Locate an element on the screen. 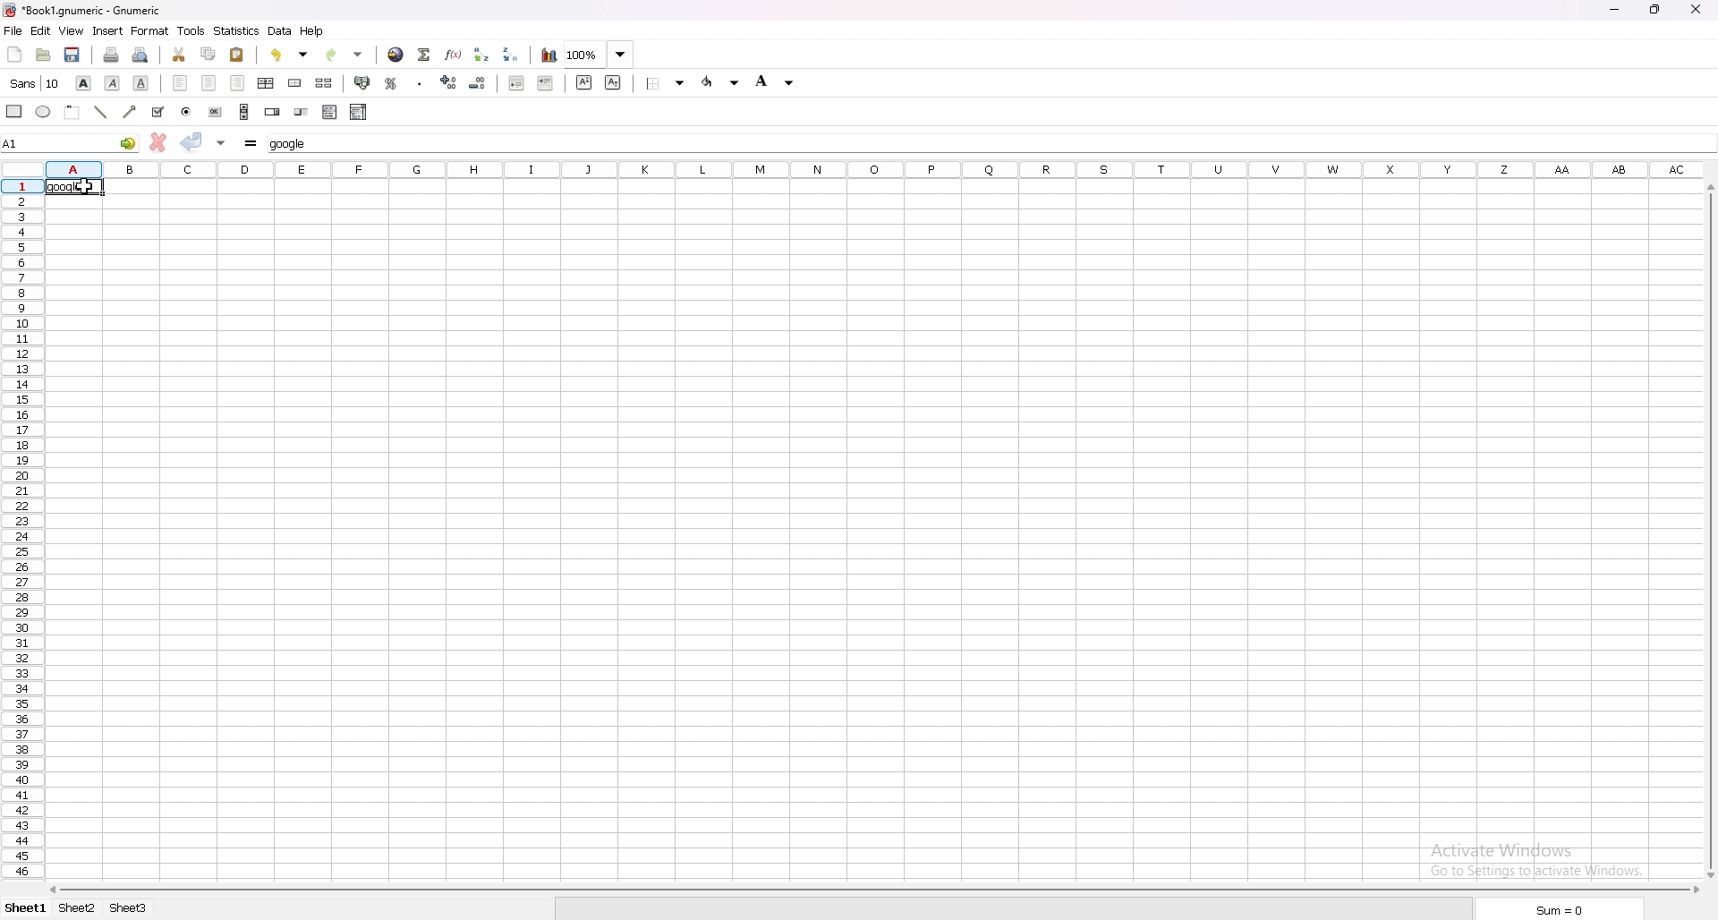  merge cell is located at coordinates (296, 83).